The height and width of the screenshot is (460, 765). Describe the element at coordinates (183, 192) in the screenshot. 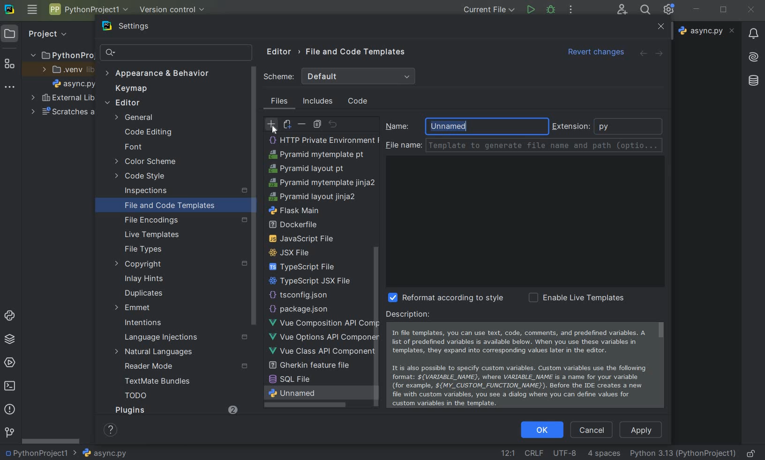

I see `inspections` at that location.